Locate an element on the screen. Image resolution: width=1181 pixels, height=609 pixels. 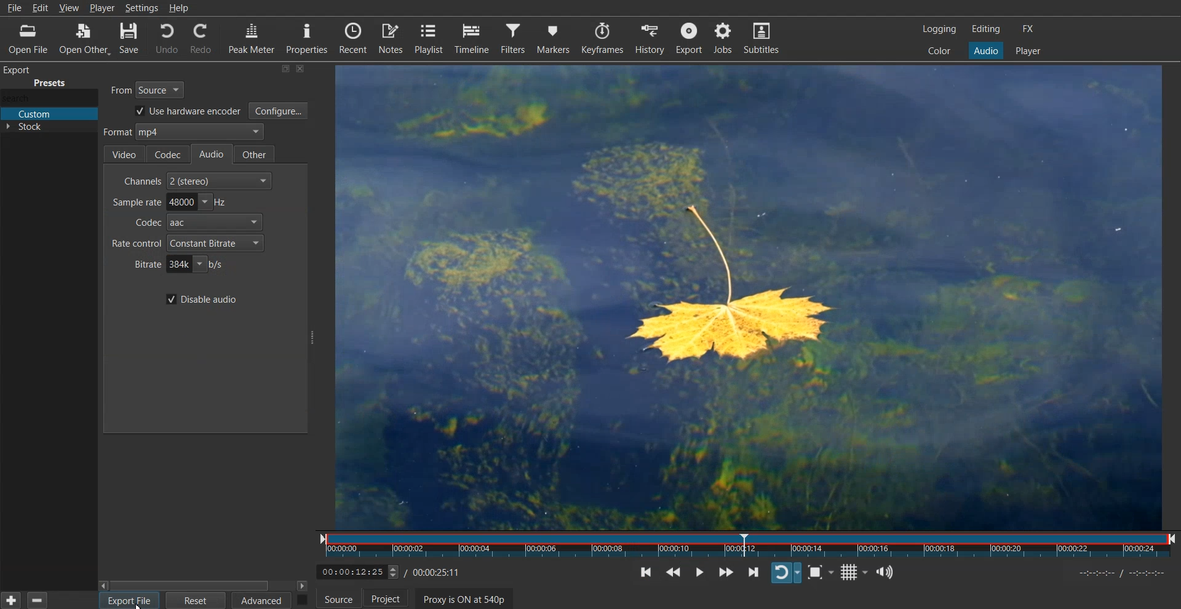
Add Current settings is located at coordinates (11, 599).